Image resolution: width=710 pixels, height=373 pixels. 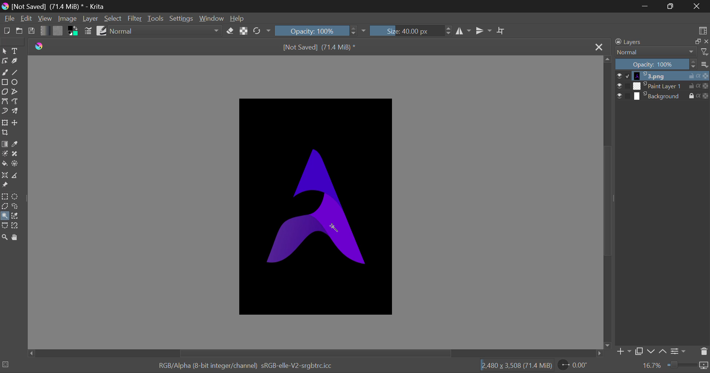 What do you see at coordinates (14, 207) in the screenshot?
I see `Freehand Tool` at bounding box center [14, 207].